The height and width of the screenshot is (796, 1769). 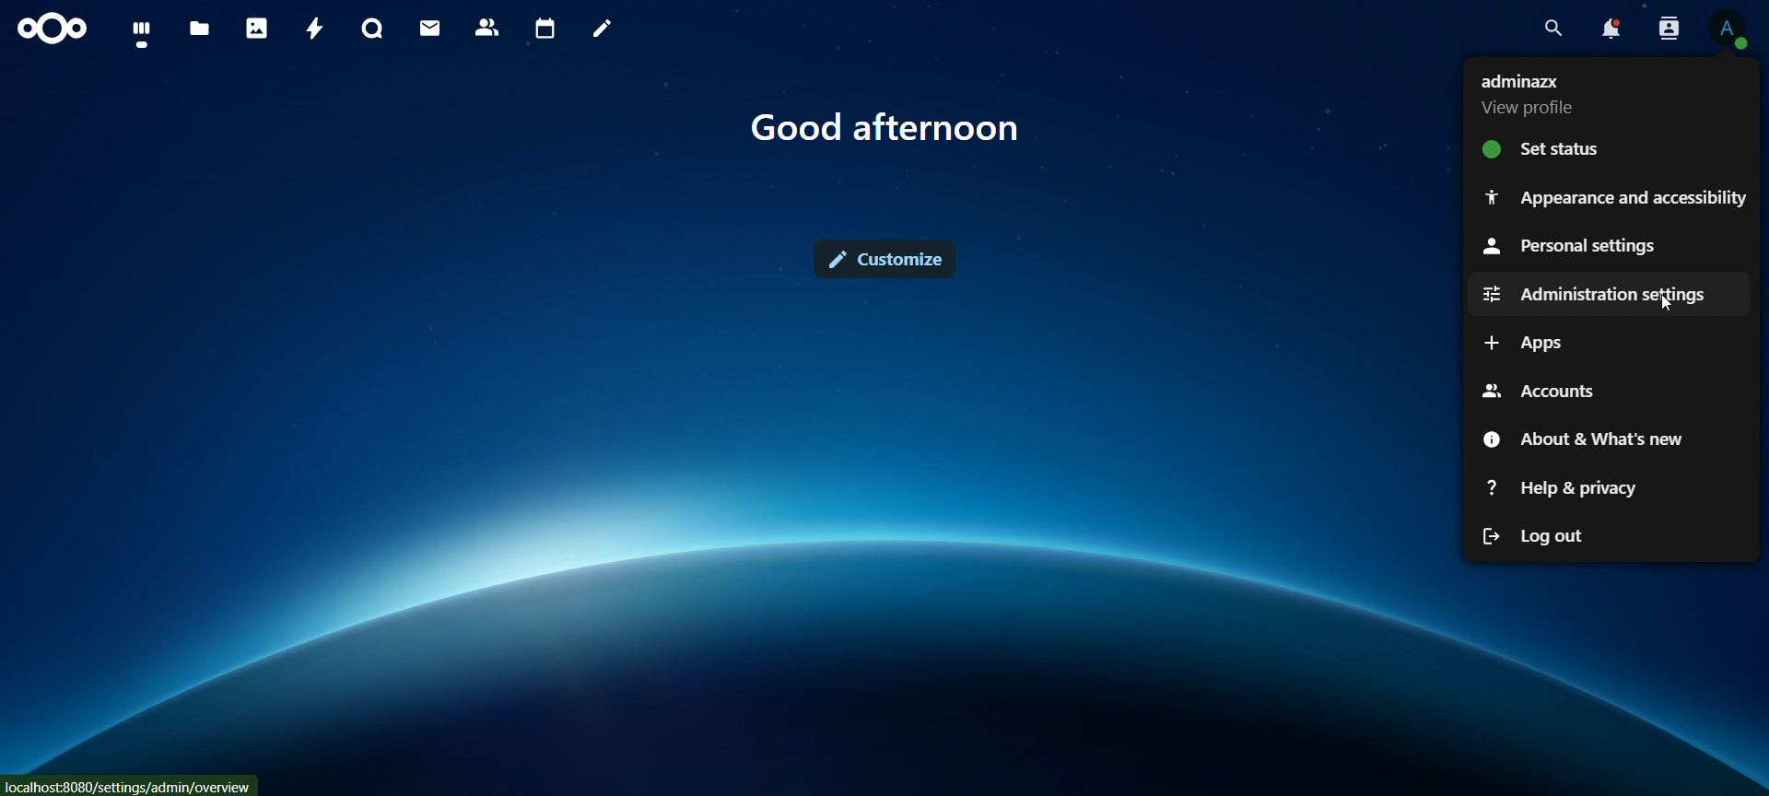 I want to click on appearance and accessibilty, so click(x=1616, y=198).